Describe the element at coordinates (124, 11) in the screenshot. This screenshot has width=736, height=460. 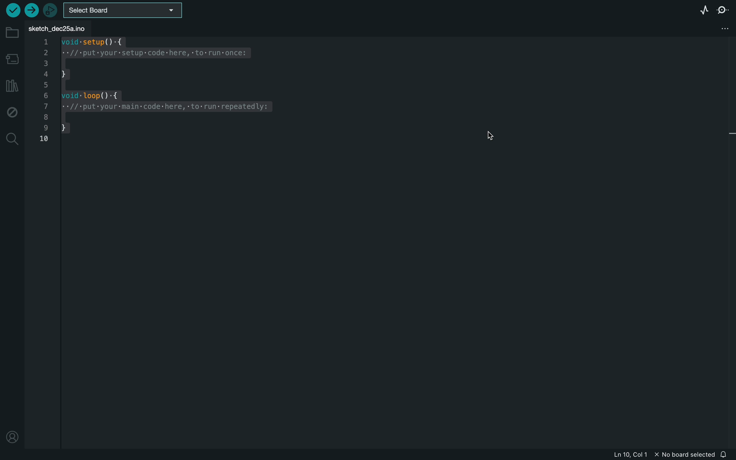
I see `board  selecter` at that location.